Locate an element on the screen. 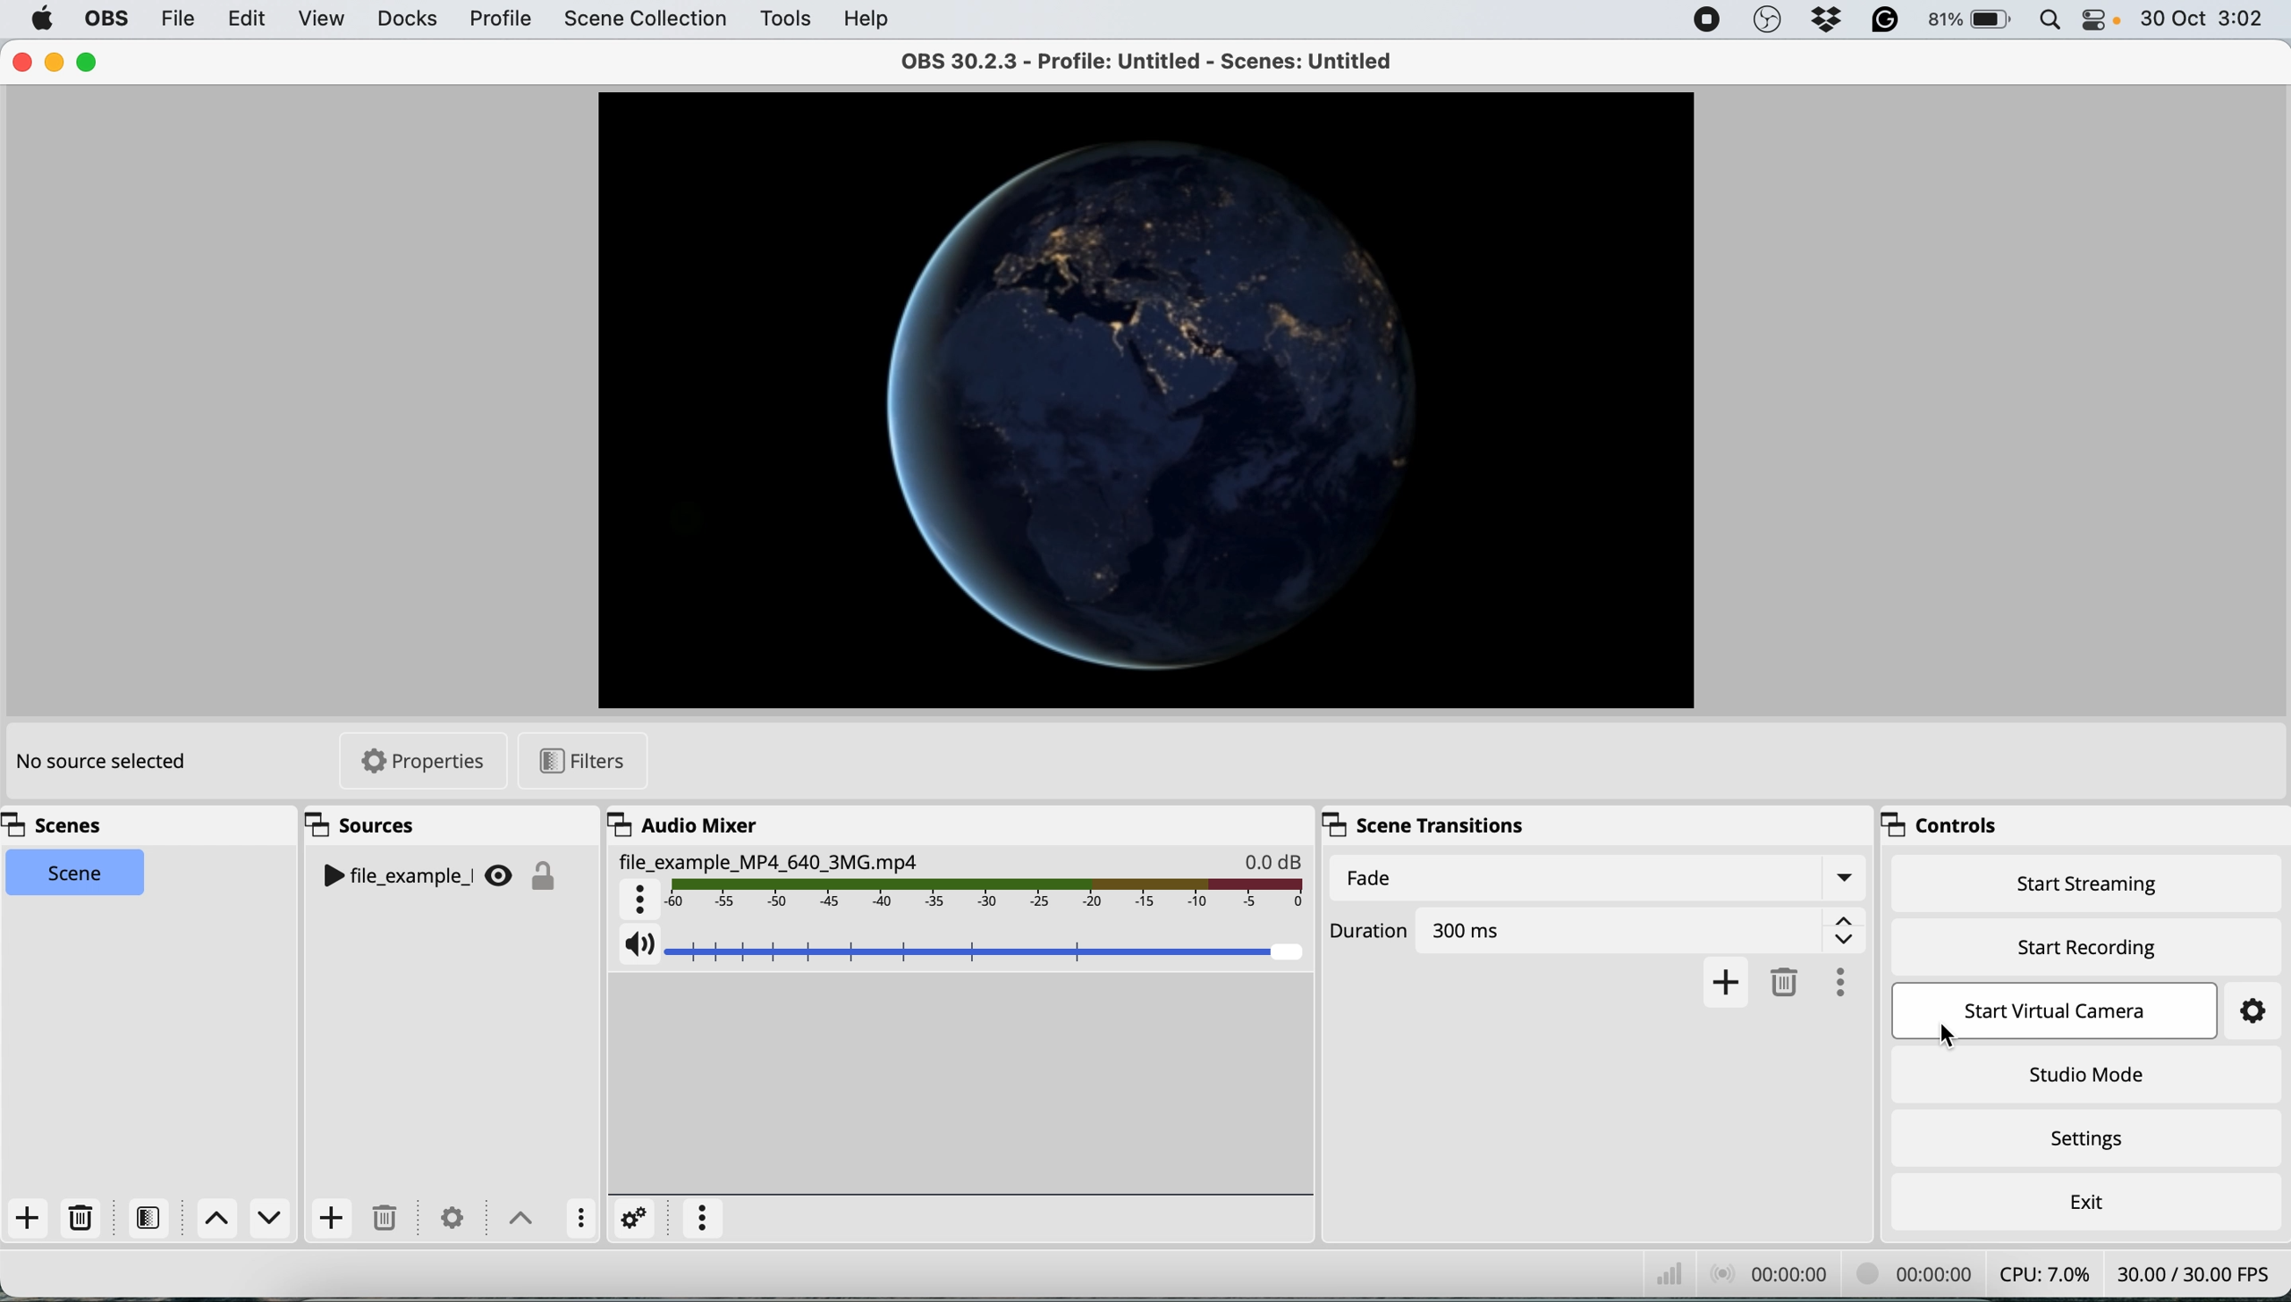 The height and width of the screenshot is (1302, 2291). dropbox is located at coordinates (1819, 21).